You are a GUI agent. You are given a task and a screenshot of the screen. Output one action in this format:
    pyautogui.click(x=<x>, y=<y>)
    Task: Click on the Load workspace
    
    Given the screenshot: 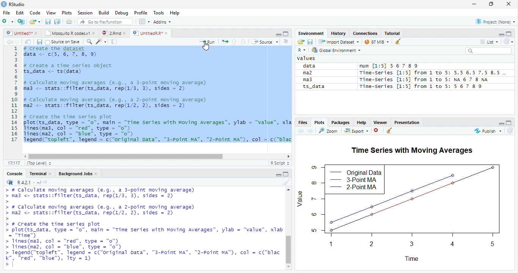 What is the action you would take?
    pyautogui.click(x=301, y=42)
    